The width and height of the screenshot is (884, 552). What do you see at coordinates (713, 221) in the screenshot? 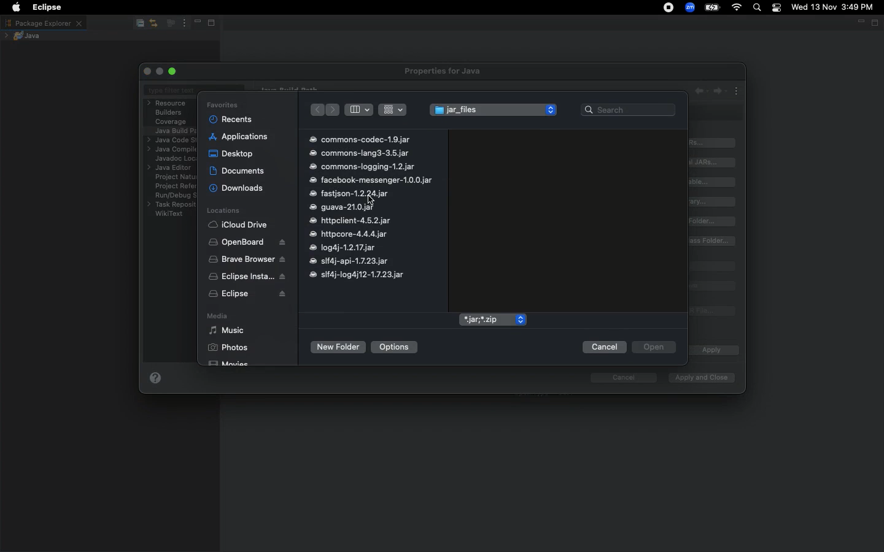
I see `Add class folder` at bounding box center [713, 221].